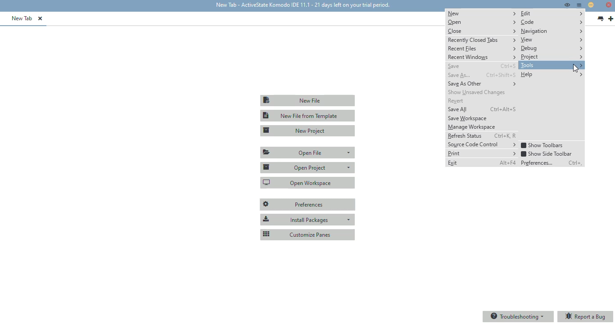 The height and width of the screenshot is (324, 615). What do you see at coordinates (472, 127) in the screenshot?
I see `manage workspace` at bounding box center [472, 127].